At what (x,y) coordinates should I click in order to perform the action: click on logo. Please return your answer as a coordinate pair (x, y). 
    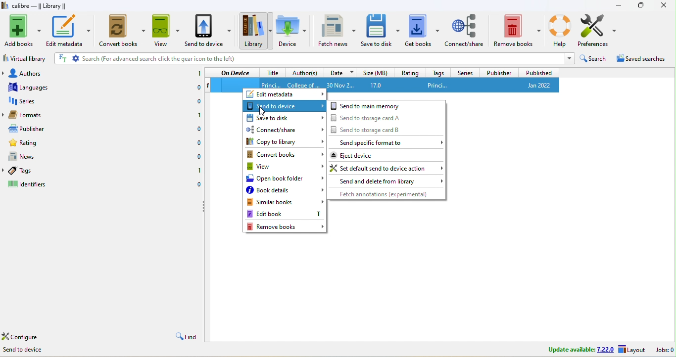
    Looking at the image, I should click on (5, 5).